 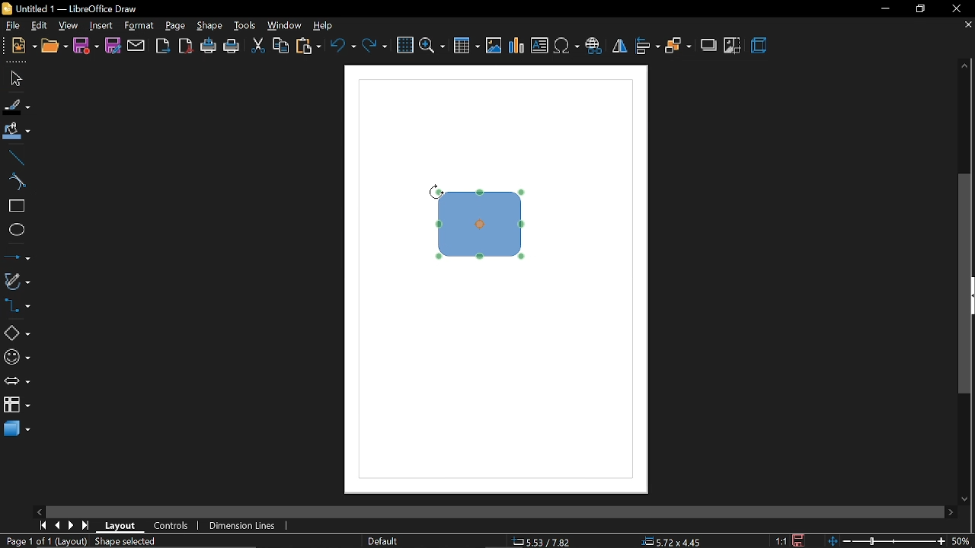 What do you see at coordinates (15, 231) in the screenshot?
I see `ellipse` at bounding box center [15, 231].